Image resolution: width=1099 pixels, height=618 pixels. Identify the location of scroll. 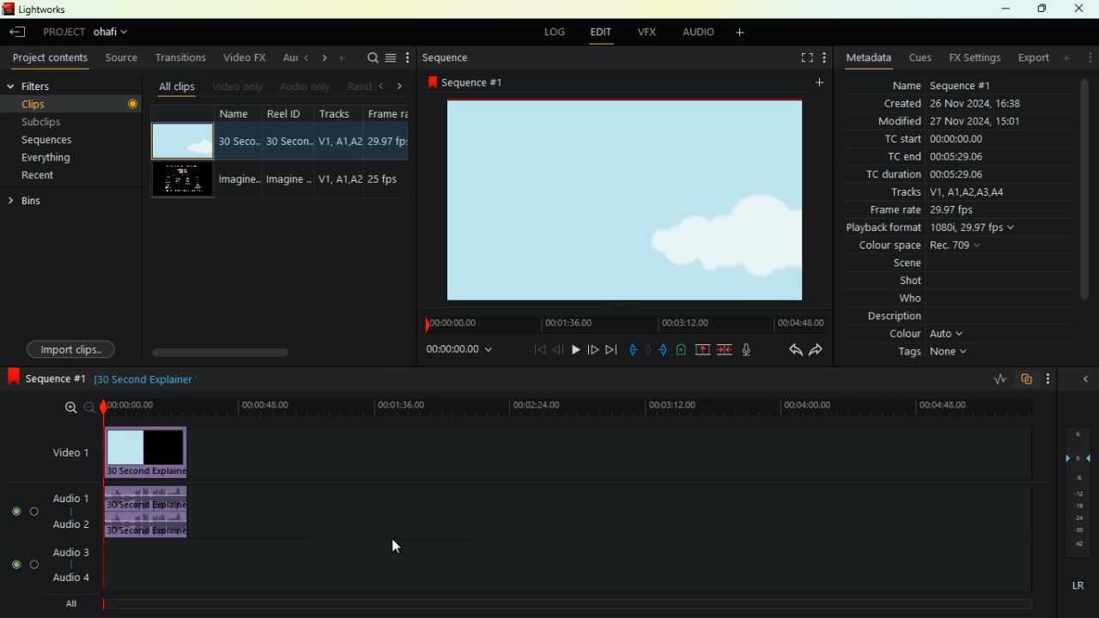
(241, 350).